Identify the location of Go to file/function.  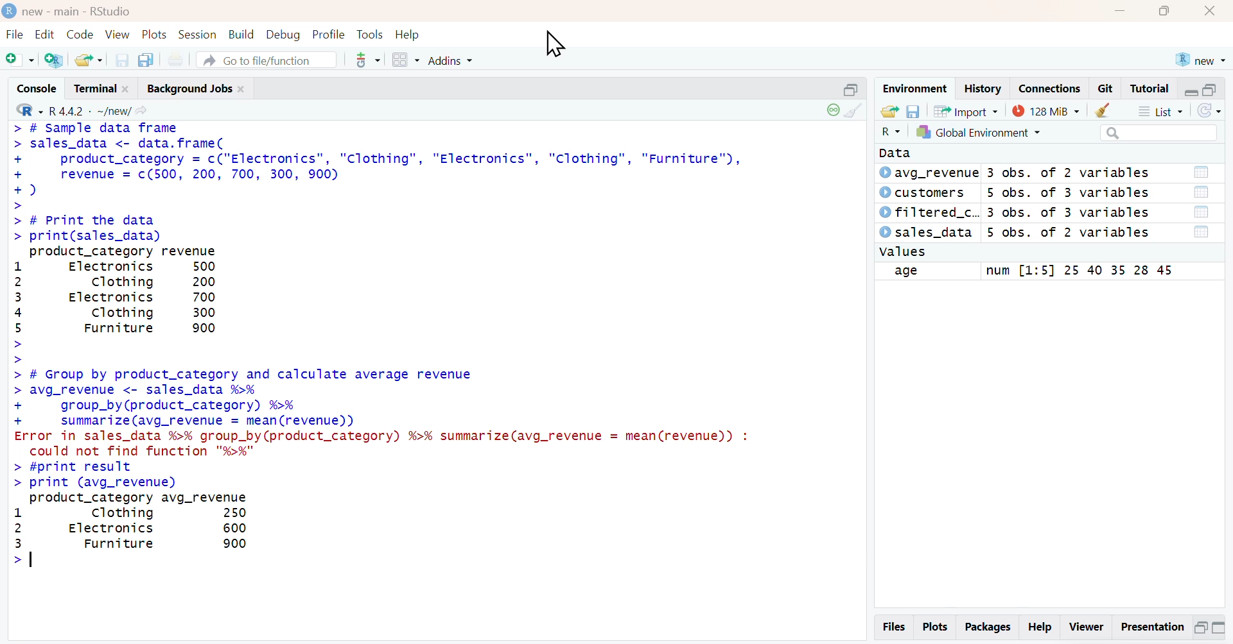
(267, 60).